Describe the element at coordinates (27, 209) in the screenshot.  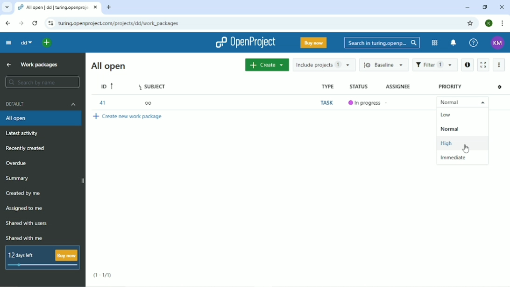
I see `Assigned to me` at that location.